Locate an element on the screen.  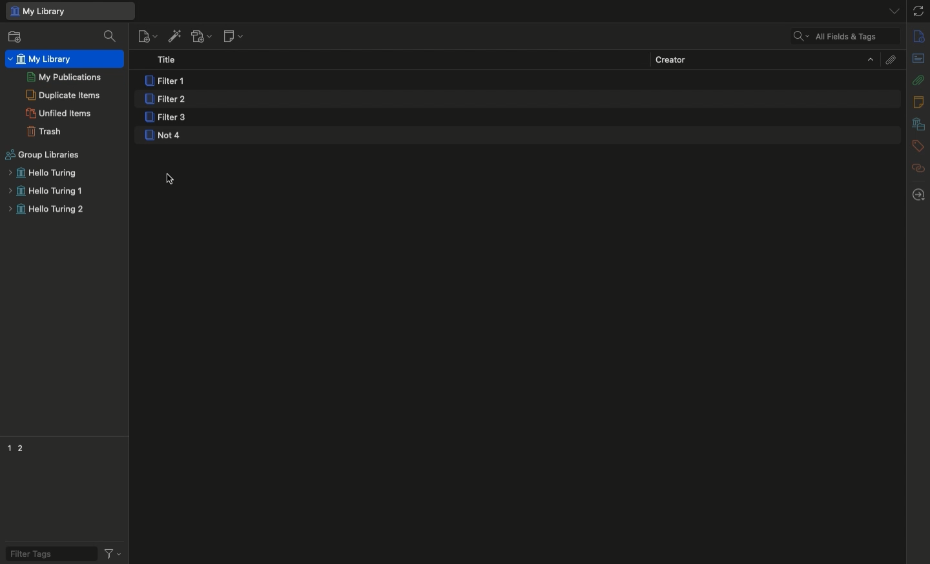
List all tabs is located at coordinates (889, 10).